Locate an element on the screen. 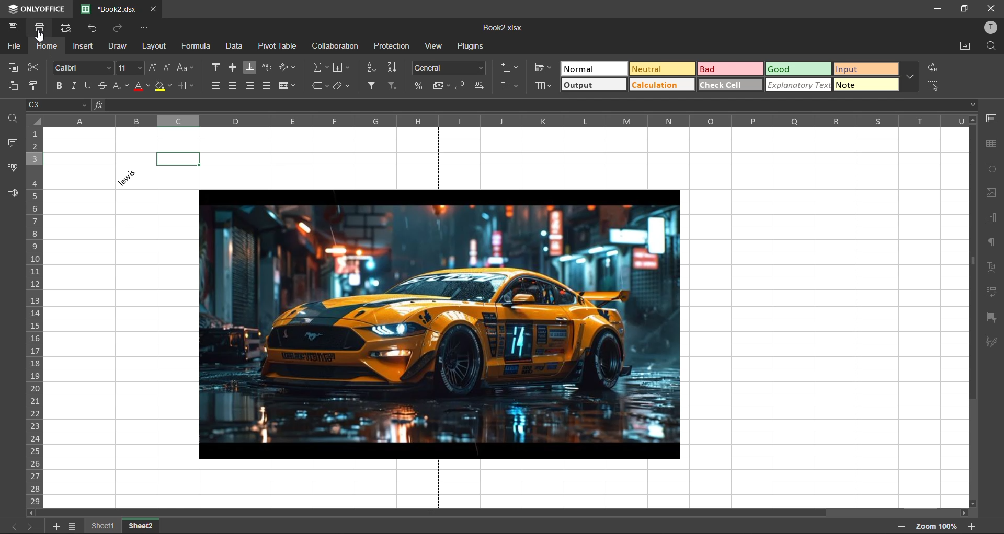 Image resolution: width=1004 pixels, height=534 pixels. accounting is located at coordinates (442, 86).